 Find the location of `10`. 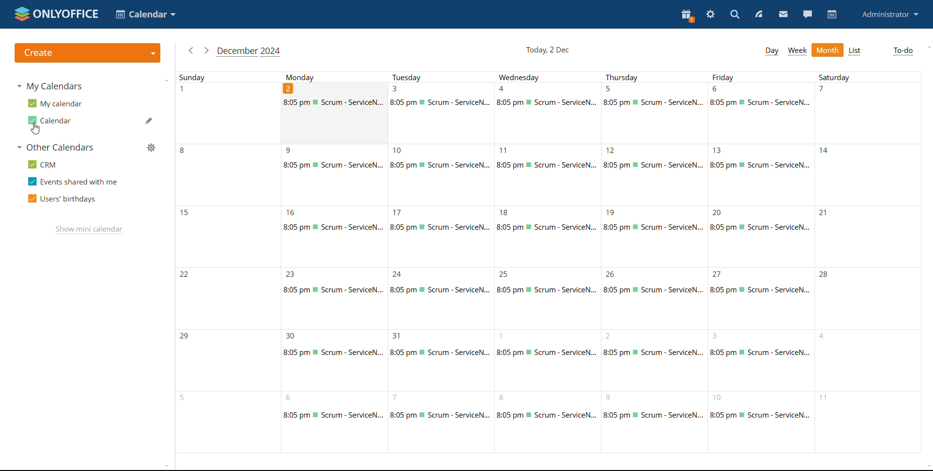

10 is located at coordinates (760, 421).